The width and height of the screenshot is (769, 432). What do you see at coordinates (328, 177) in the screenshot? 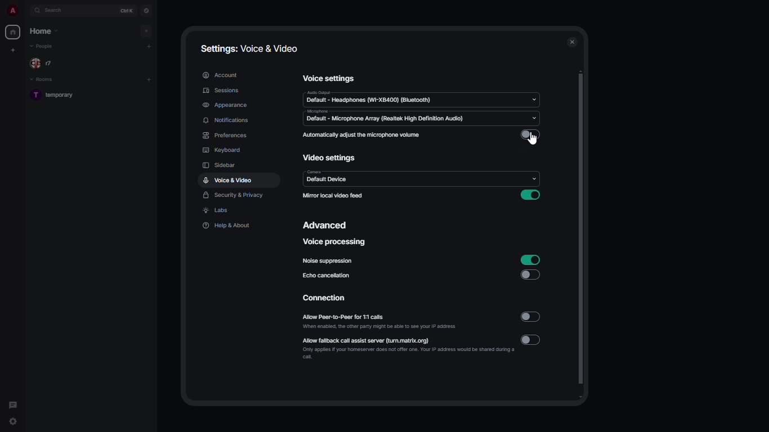
I see `camera default` at bounding box center [328, 177].